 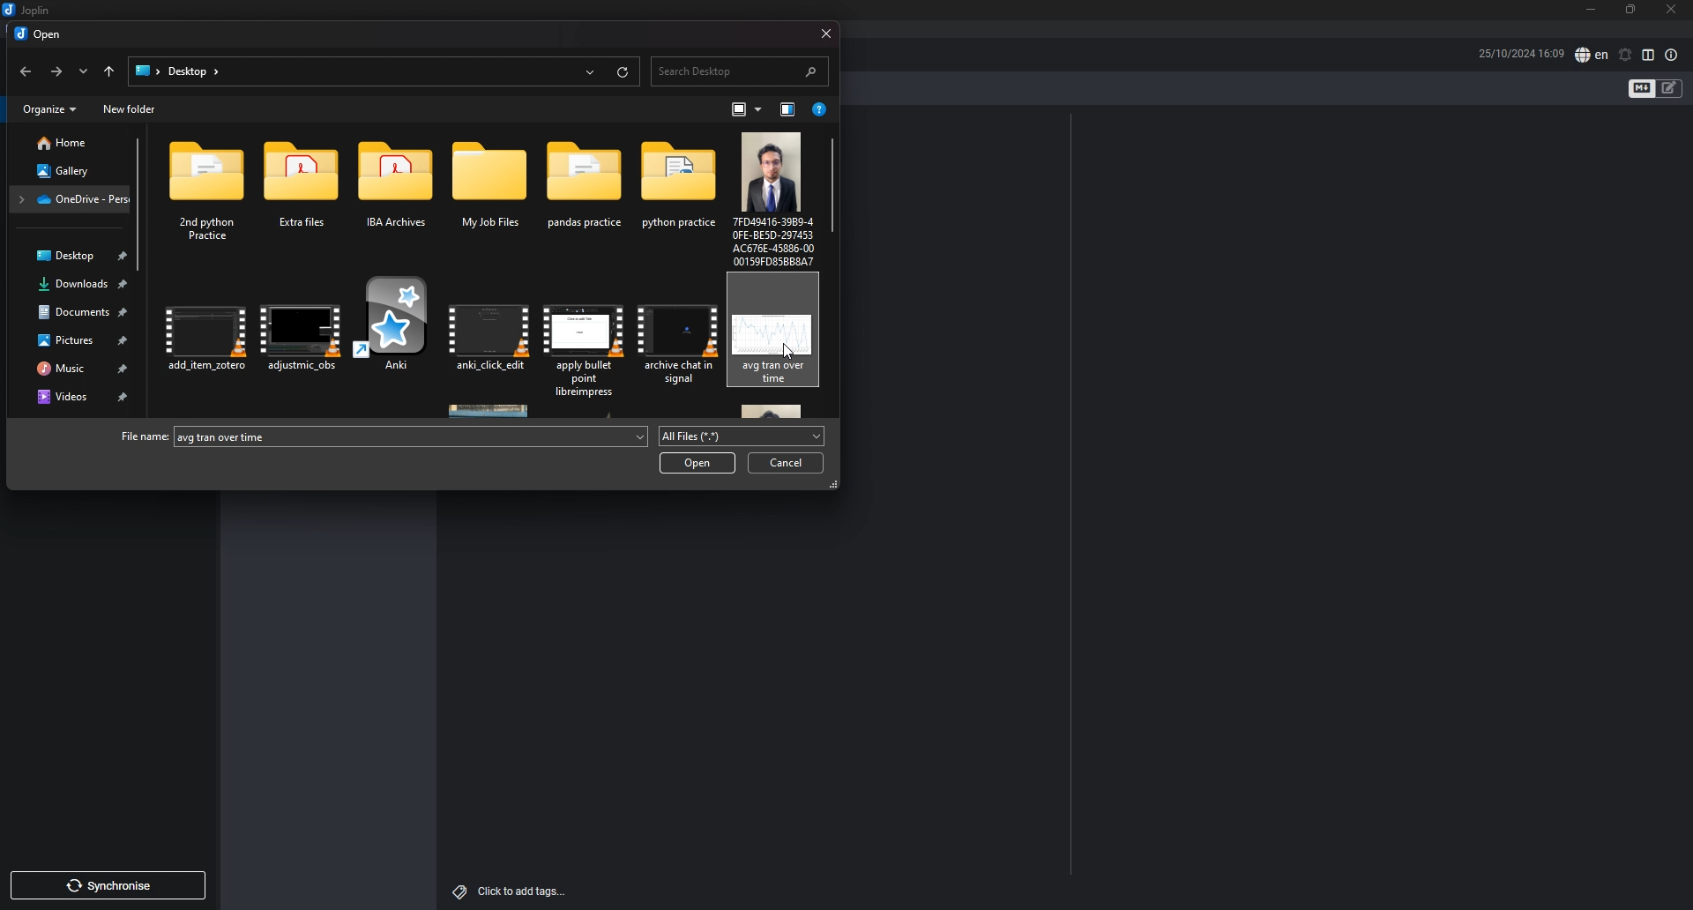 I want to click on joplin, so click(x=29, y=10).